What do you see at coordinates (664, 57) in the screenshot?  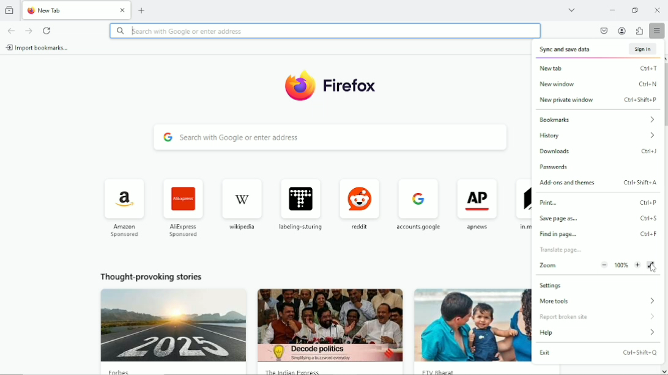 I see `scroll up` at bounding box center [664, 57].